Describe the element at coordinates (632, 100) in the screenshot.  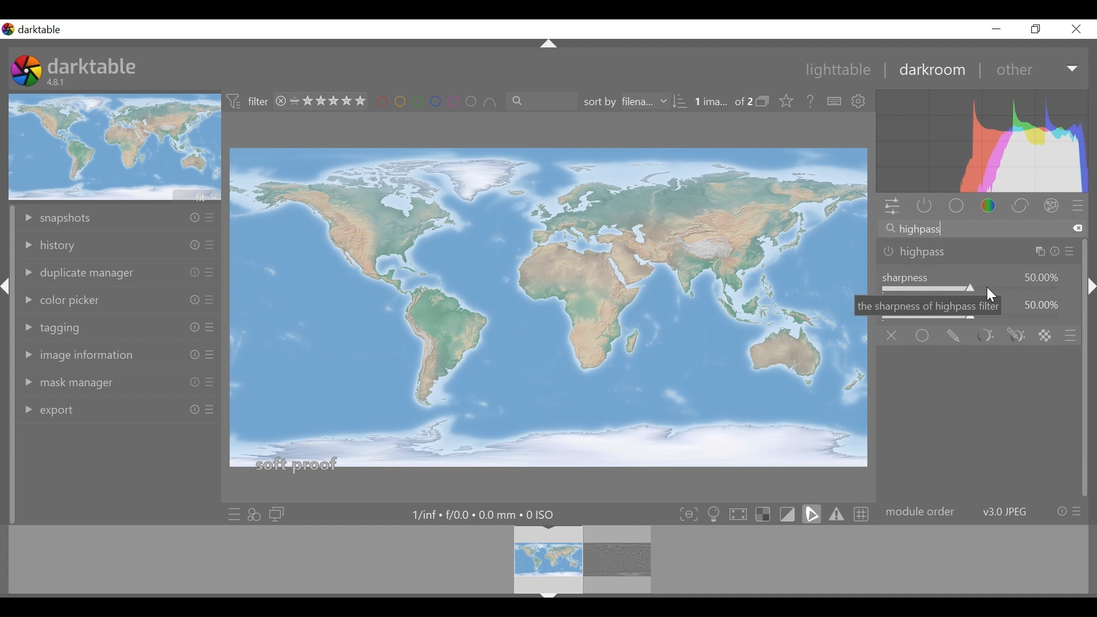
I see `sort by filename` at that location.